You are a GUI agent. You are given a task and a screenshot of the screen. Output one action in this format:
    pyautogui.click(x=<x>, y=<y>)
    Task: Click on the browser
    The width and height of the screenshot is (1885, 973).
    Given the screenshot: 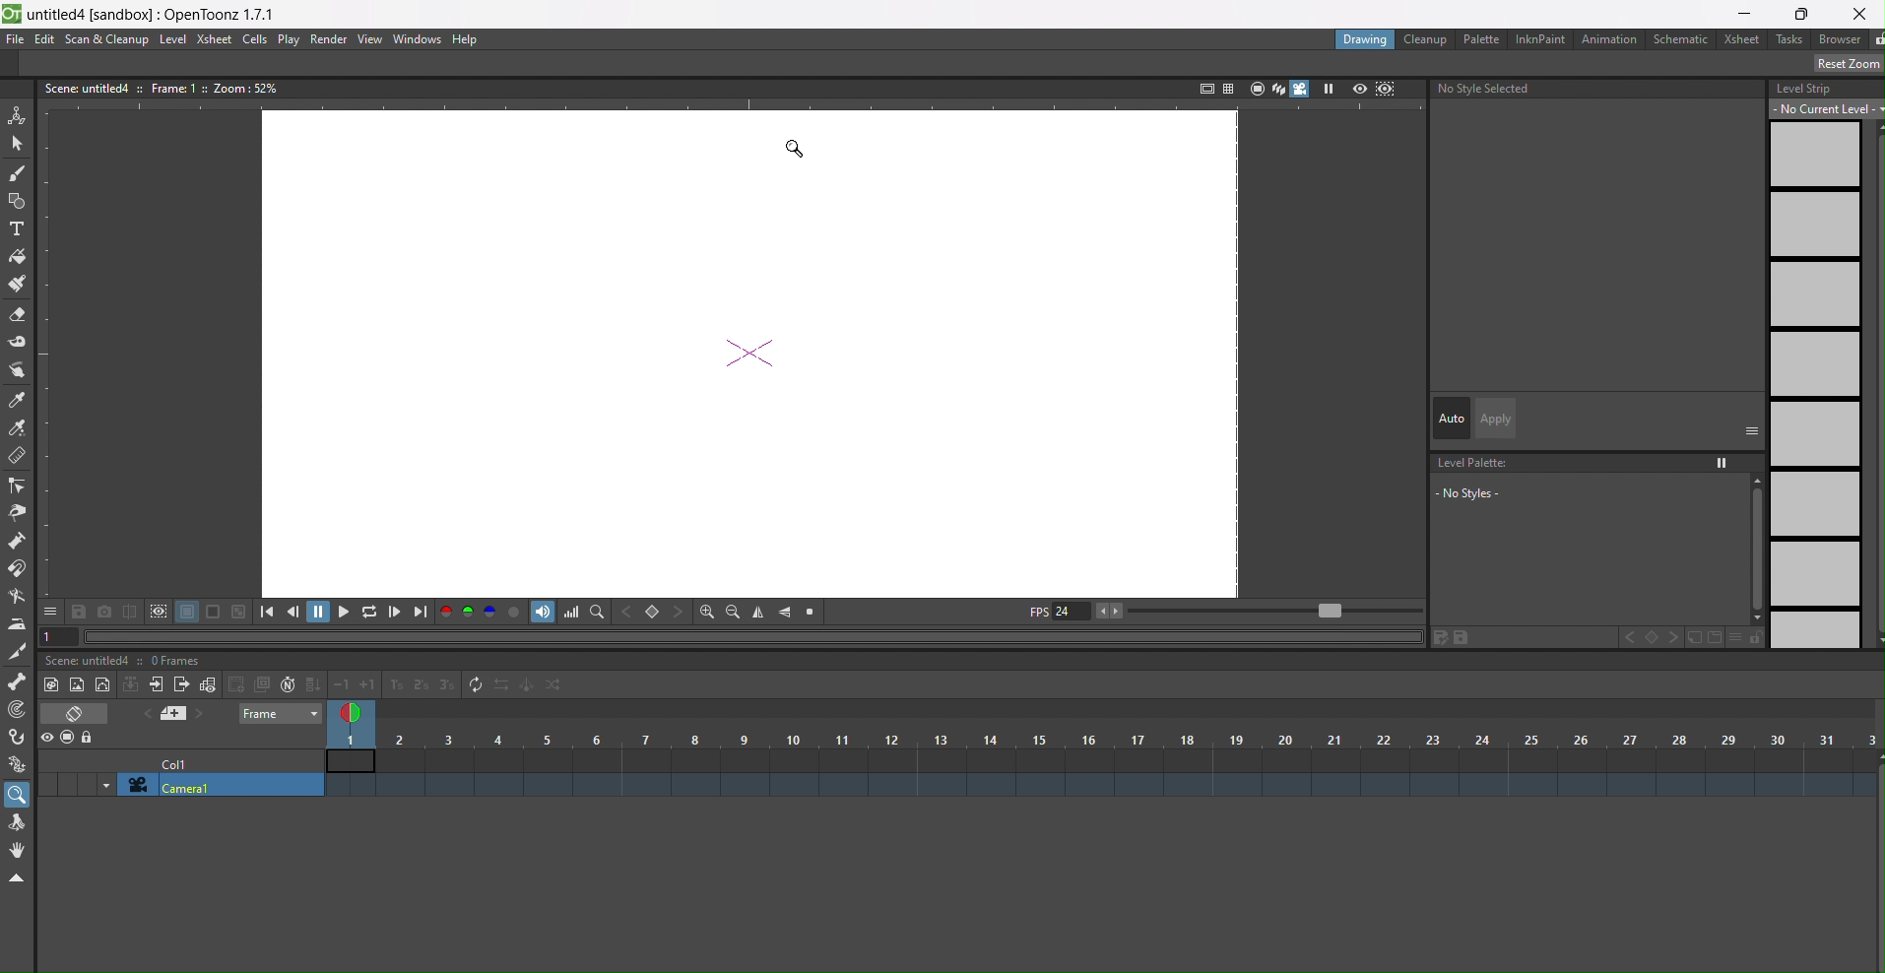 What is the action you would take?
    pyautogui.click(x=1842, y=41)
    